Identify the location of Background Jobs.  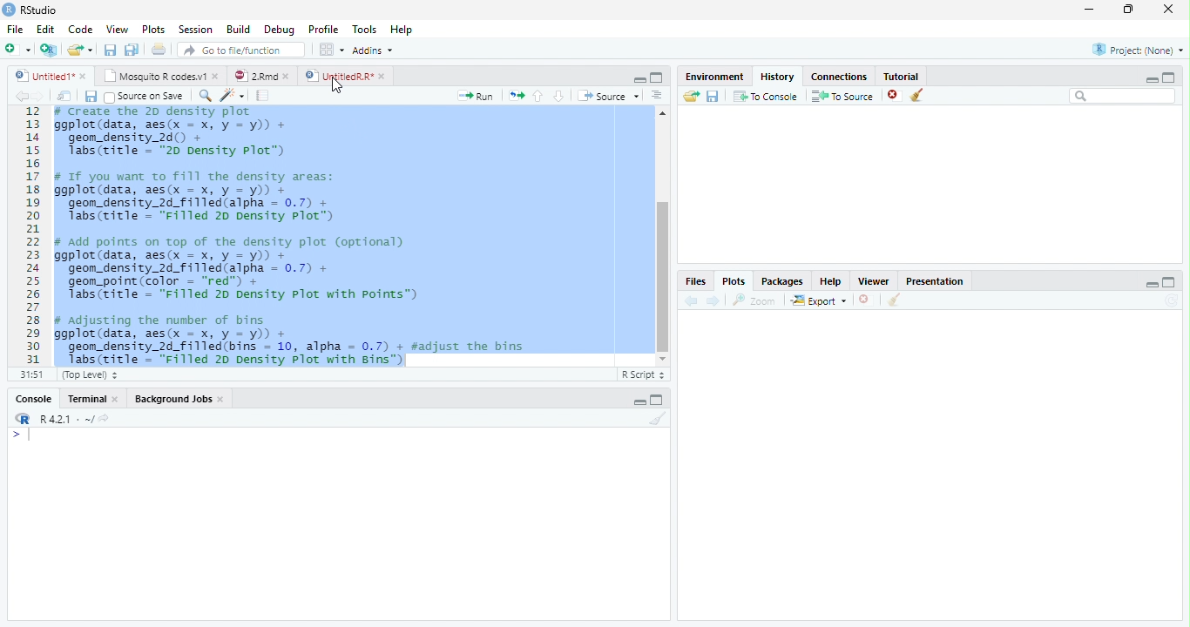
(174, 400).